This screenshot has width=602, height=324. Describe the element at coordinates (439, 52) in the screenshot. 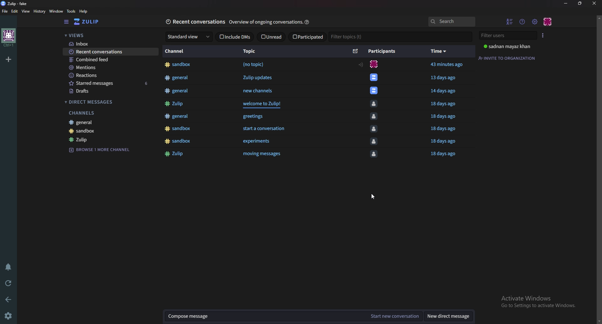

I see `time` at that location.